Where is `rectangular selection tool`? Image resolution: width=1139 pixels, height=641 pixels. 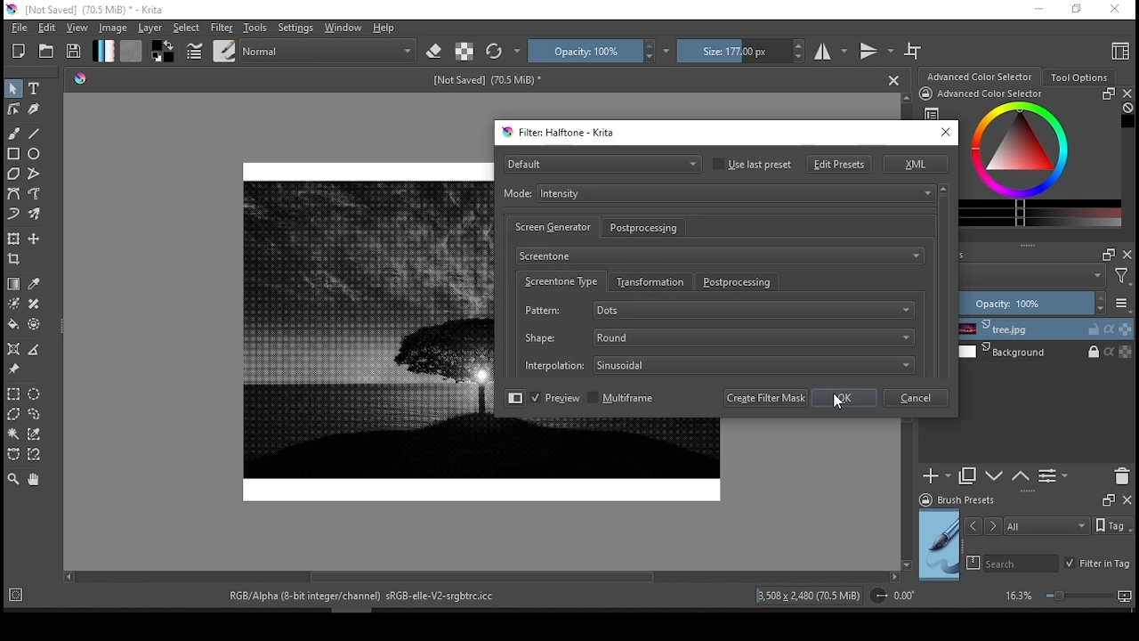 rectangular selection tool is located at coordinates (14, 394).